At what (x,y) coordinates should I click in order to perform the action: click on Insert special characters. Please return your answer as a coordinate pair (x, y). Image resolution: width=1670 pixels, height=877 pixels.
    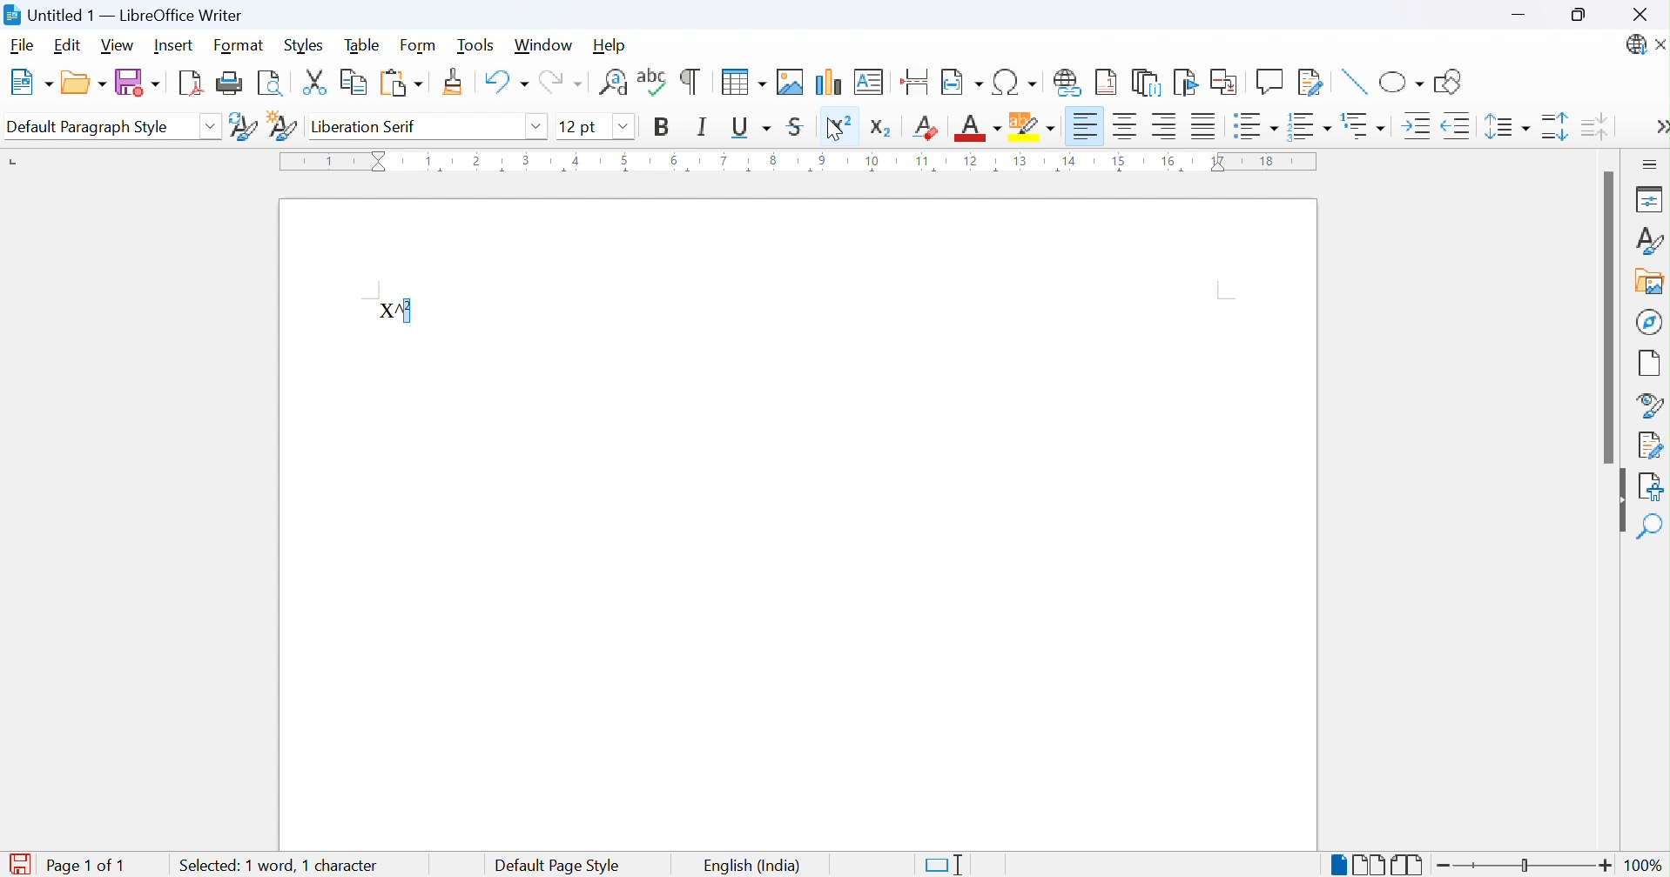
    Looking at the image, I should click on (1016, 82).